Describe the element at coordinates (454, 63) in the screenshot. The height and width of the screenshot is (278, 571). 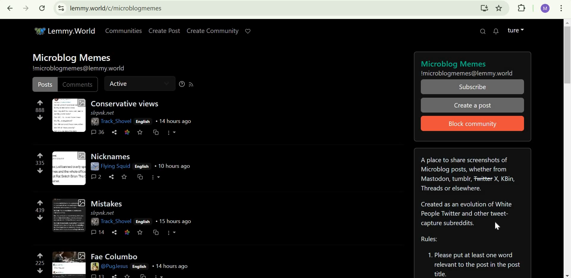
I see `Microblog memes` at that location.